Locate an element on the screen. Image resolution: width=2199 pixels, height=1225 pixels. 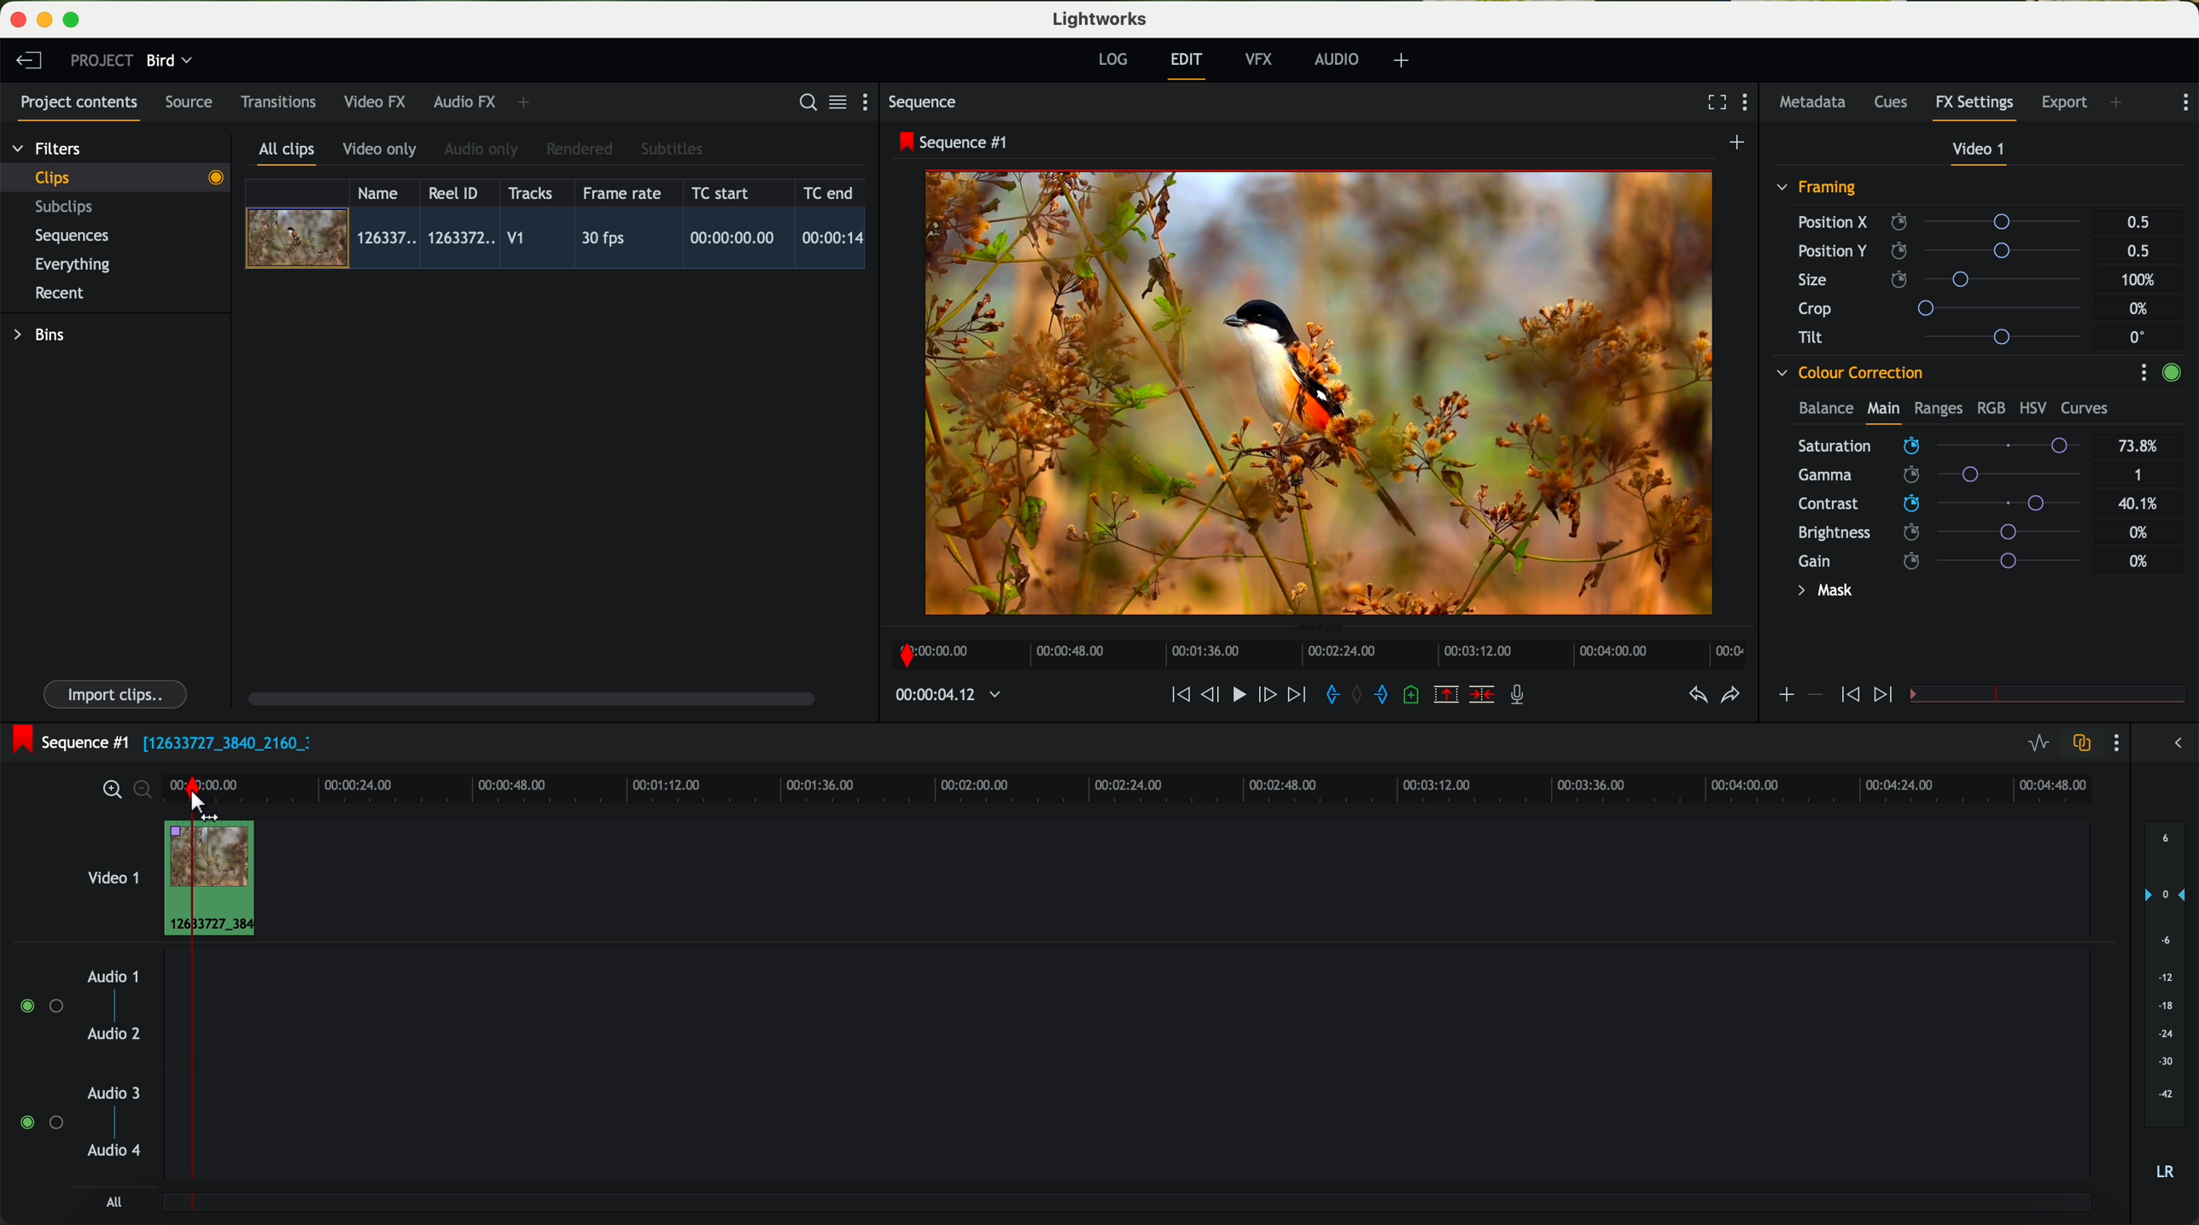
mask is located at coordinates (1822, 592).